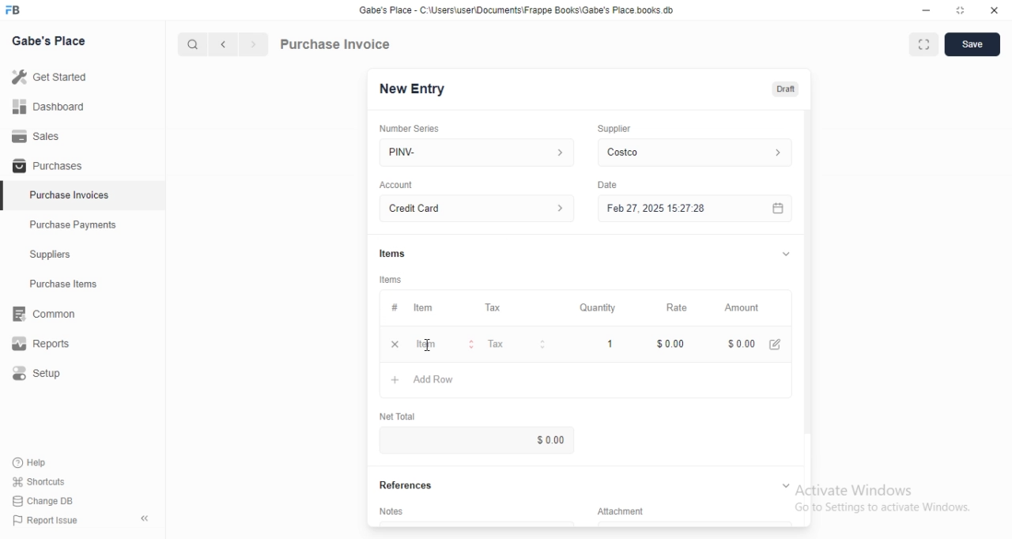  I want to click on Next, so click(255, 44).